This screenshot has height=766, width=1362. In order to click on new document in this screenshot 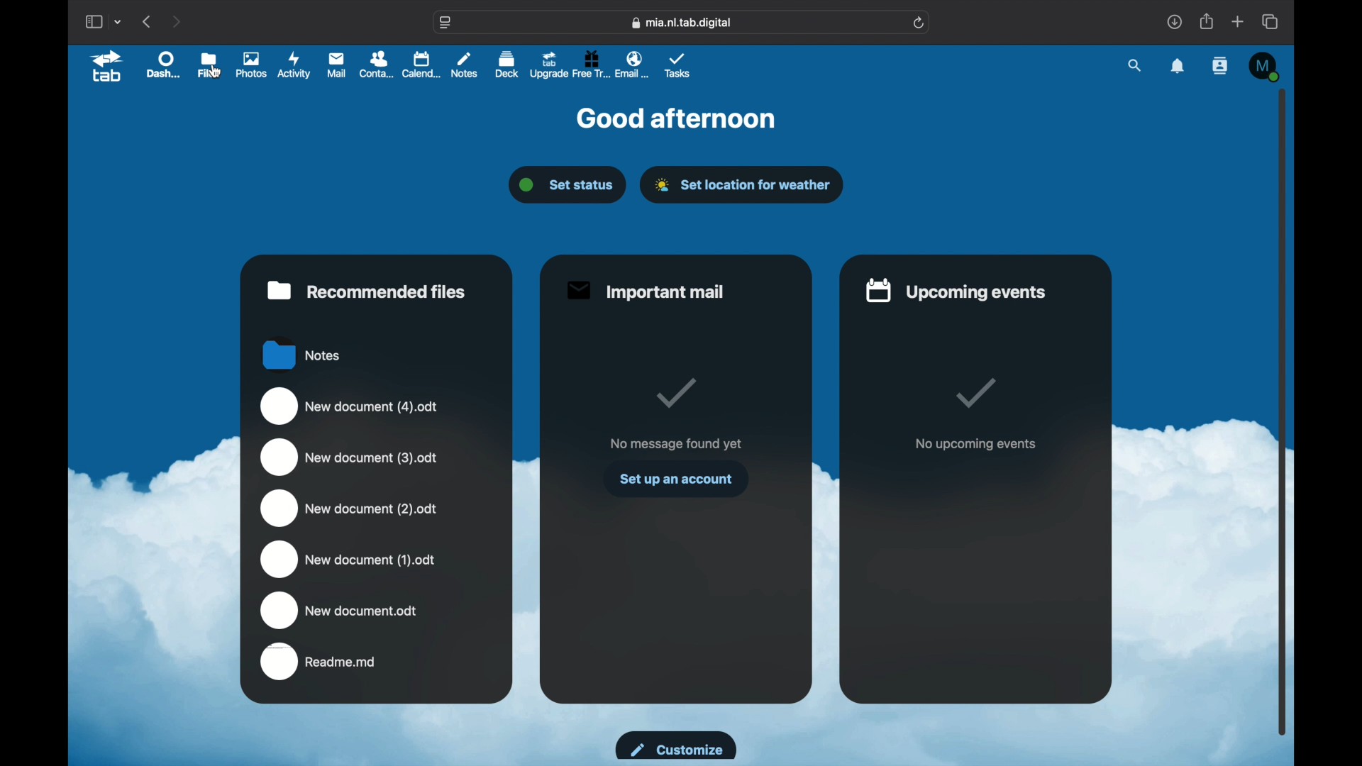, I will do `click(340, 611)`.